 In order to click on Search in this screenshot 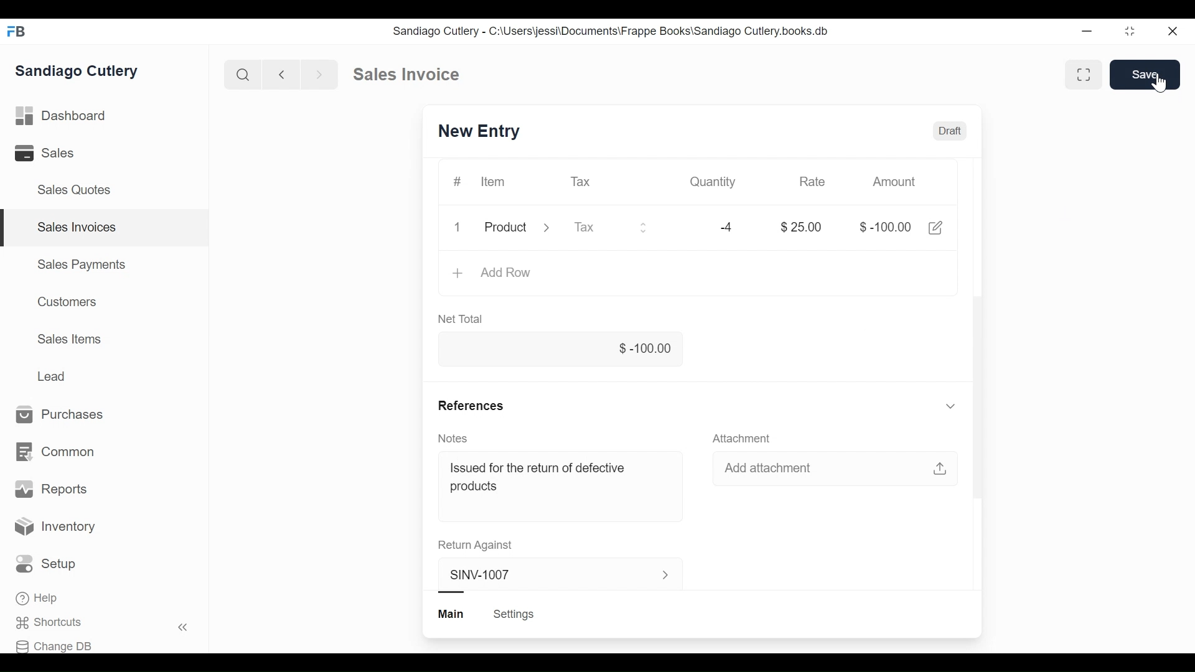, I will do `click(243, 73)`.